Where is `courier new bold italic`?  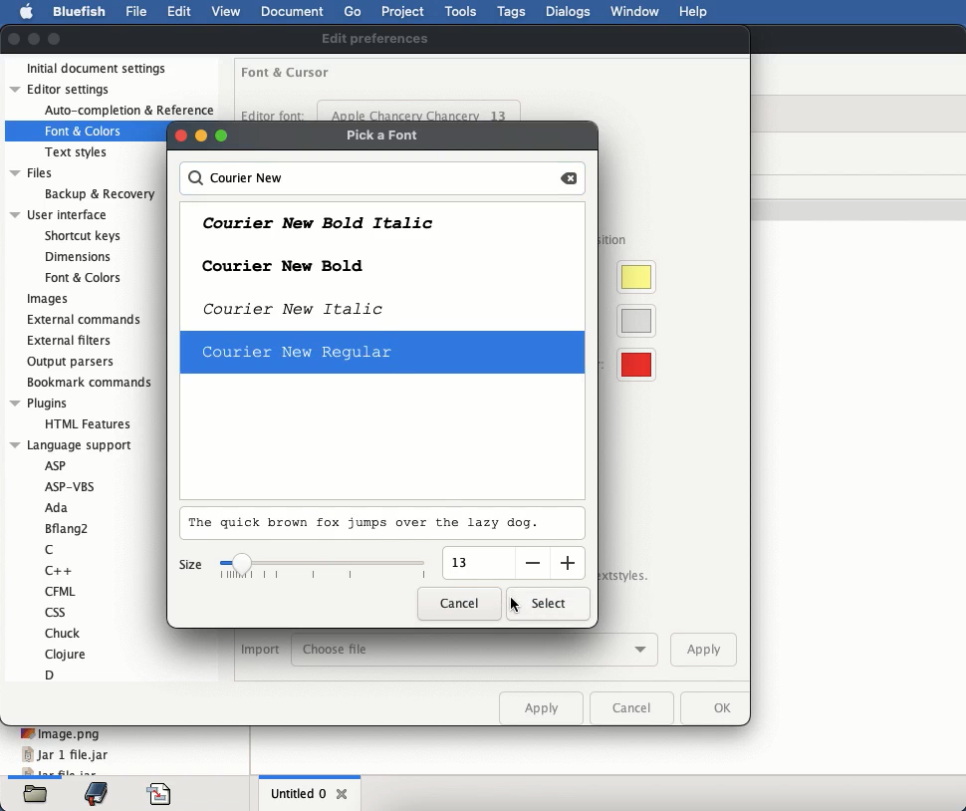 courier new bold italic is located at coordinates (320, 222).